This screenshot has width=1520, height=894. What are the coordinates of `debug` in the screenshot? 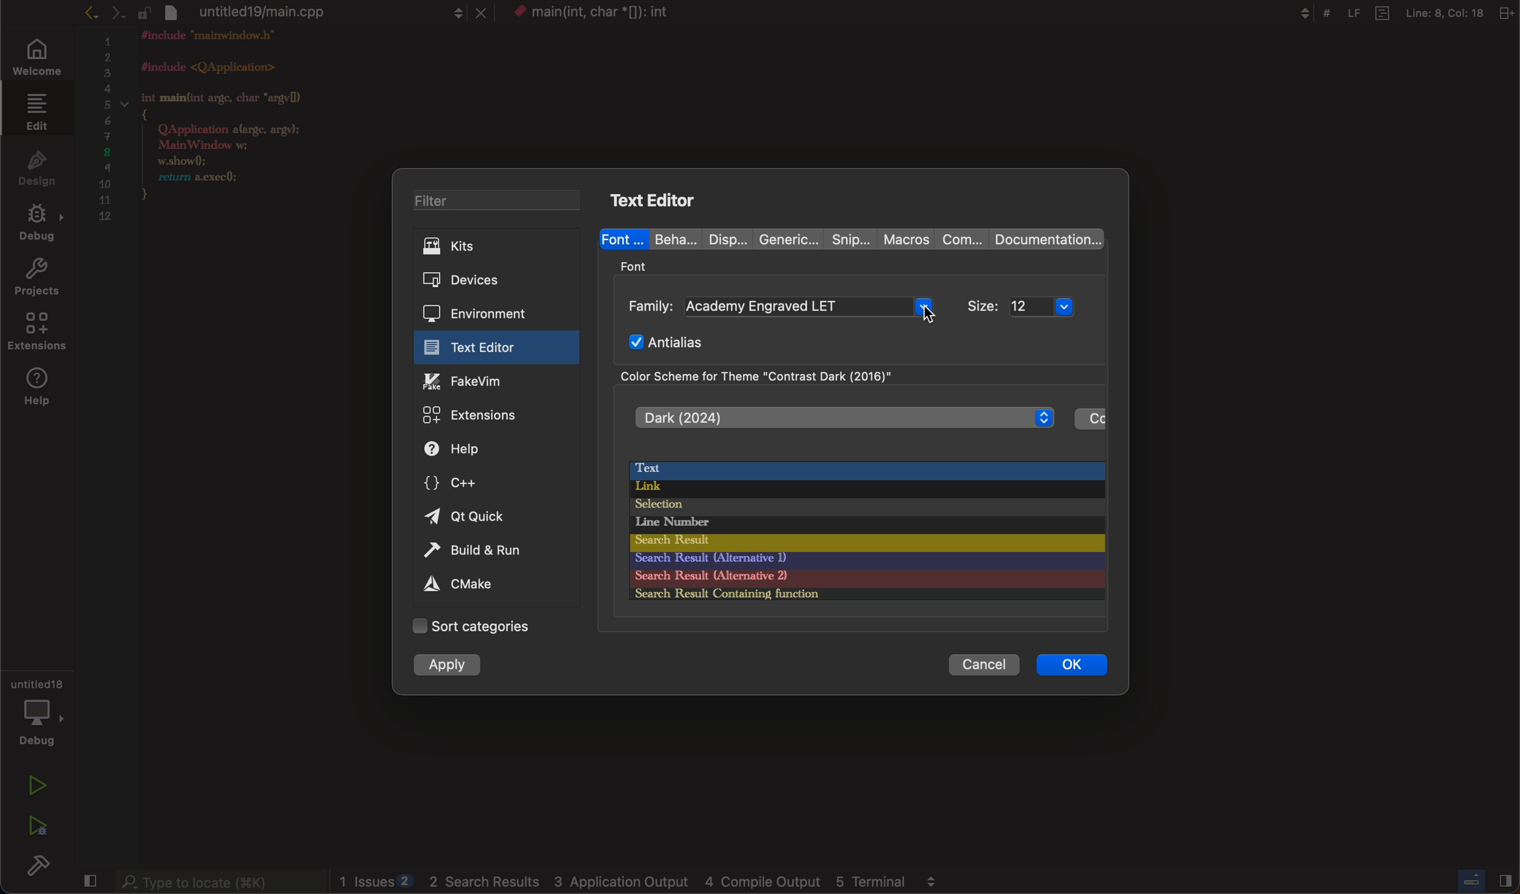 It's located at (37, 717).